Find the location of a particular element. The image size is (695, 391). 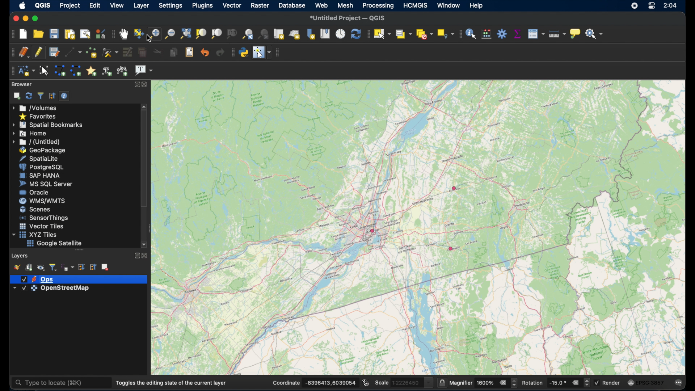

QGIS is located at coordinates (44, 6).